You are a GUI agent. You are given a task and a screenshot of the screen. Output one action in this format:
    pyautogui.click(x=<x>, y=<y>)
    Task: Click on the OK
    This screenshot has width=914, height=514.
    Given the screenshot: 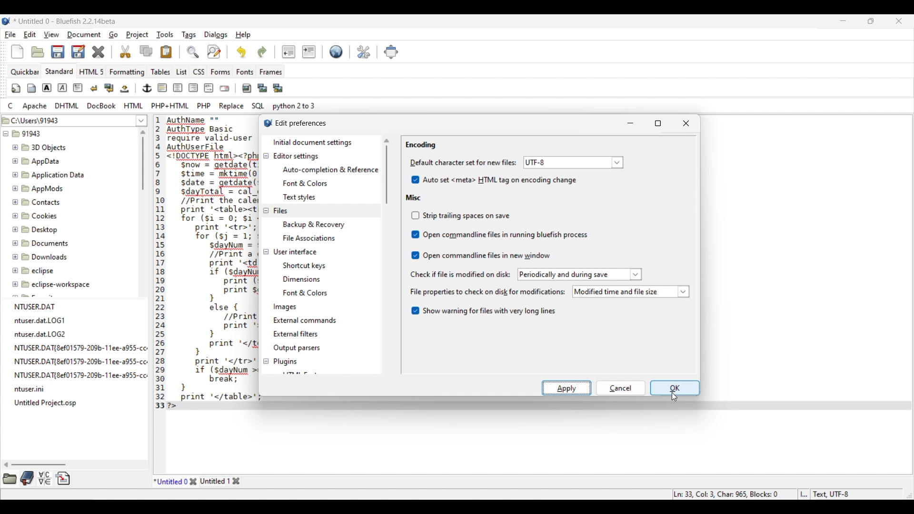 What is the action you would take?
    pyautogui.click(x=675, y=387)
    